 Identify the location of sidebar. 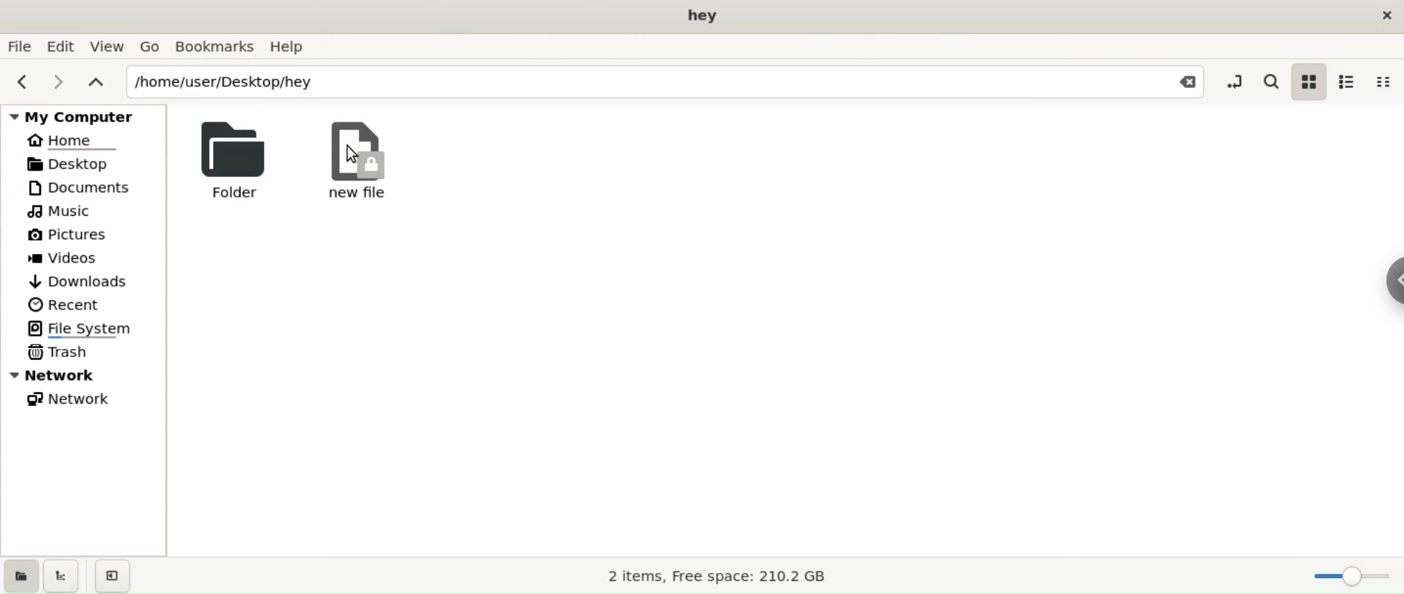
(1391, 277).